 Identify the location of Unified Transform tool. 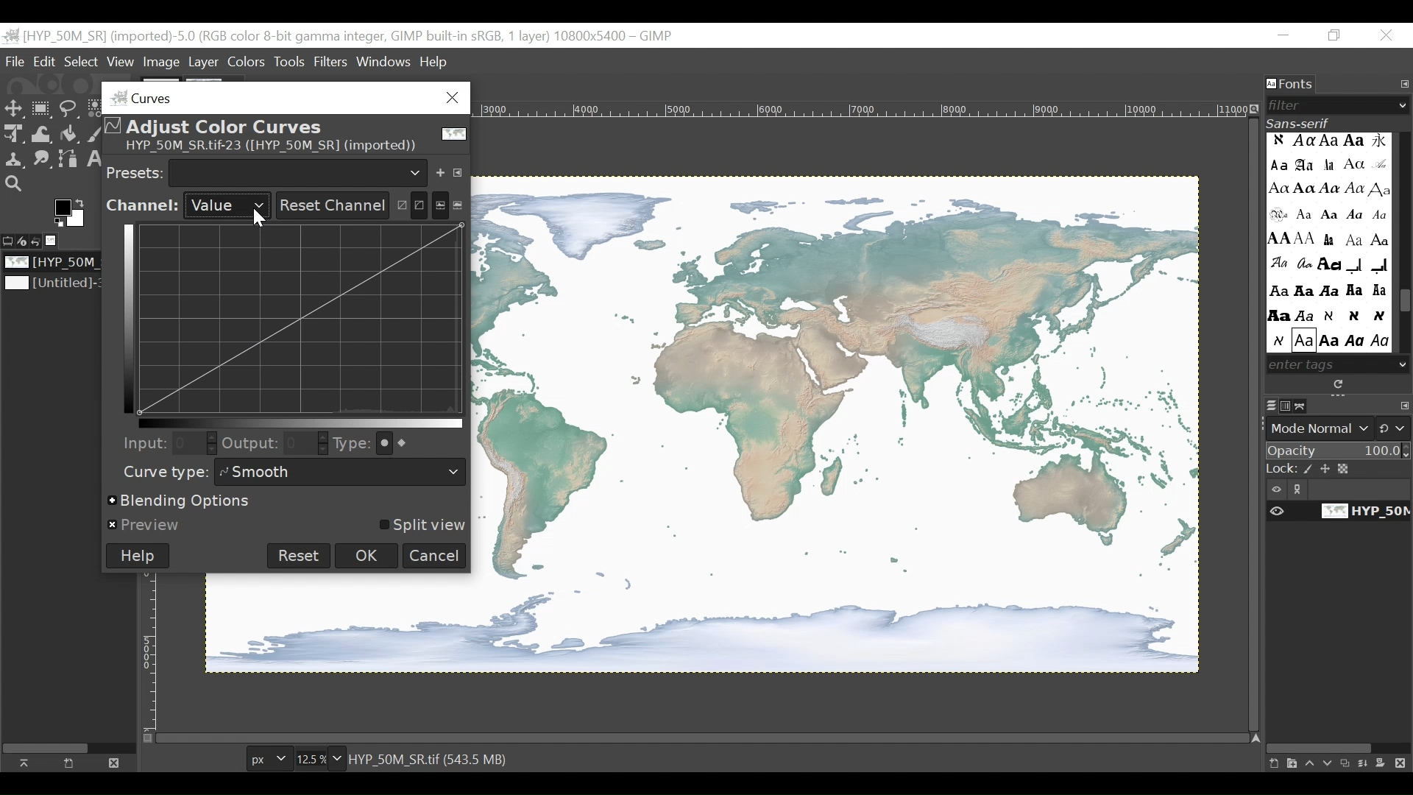
(12, 133).